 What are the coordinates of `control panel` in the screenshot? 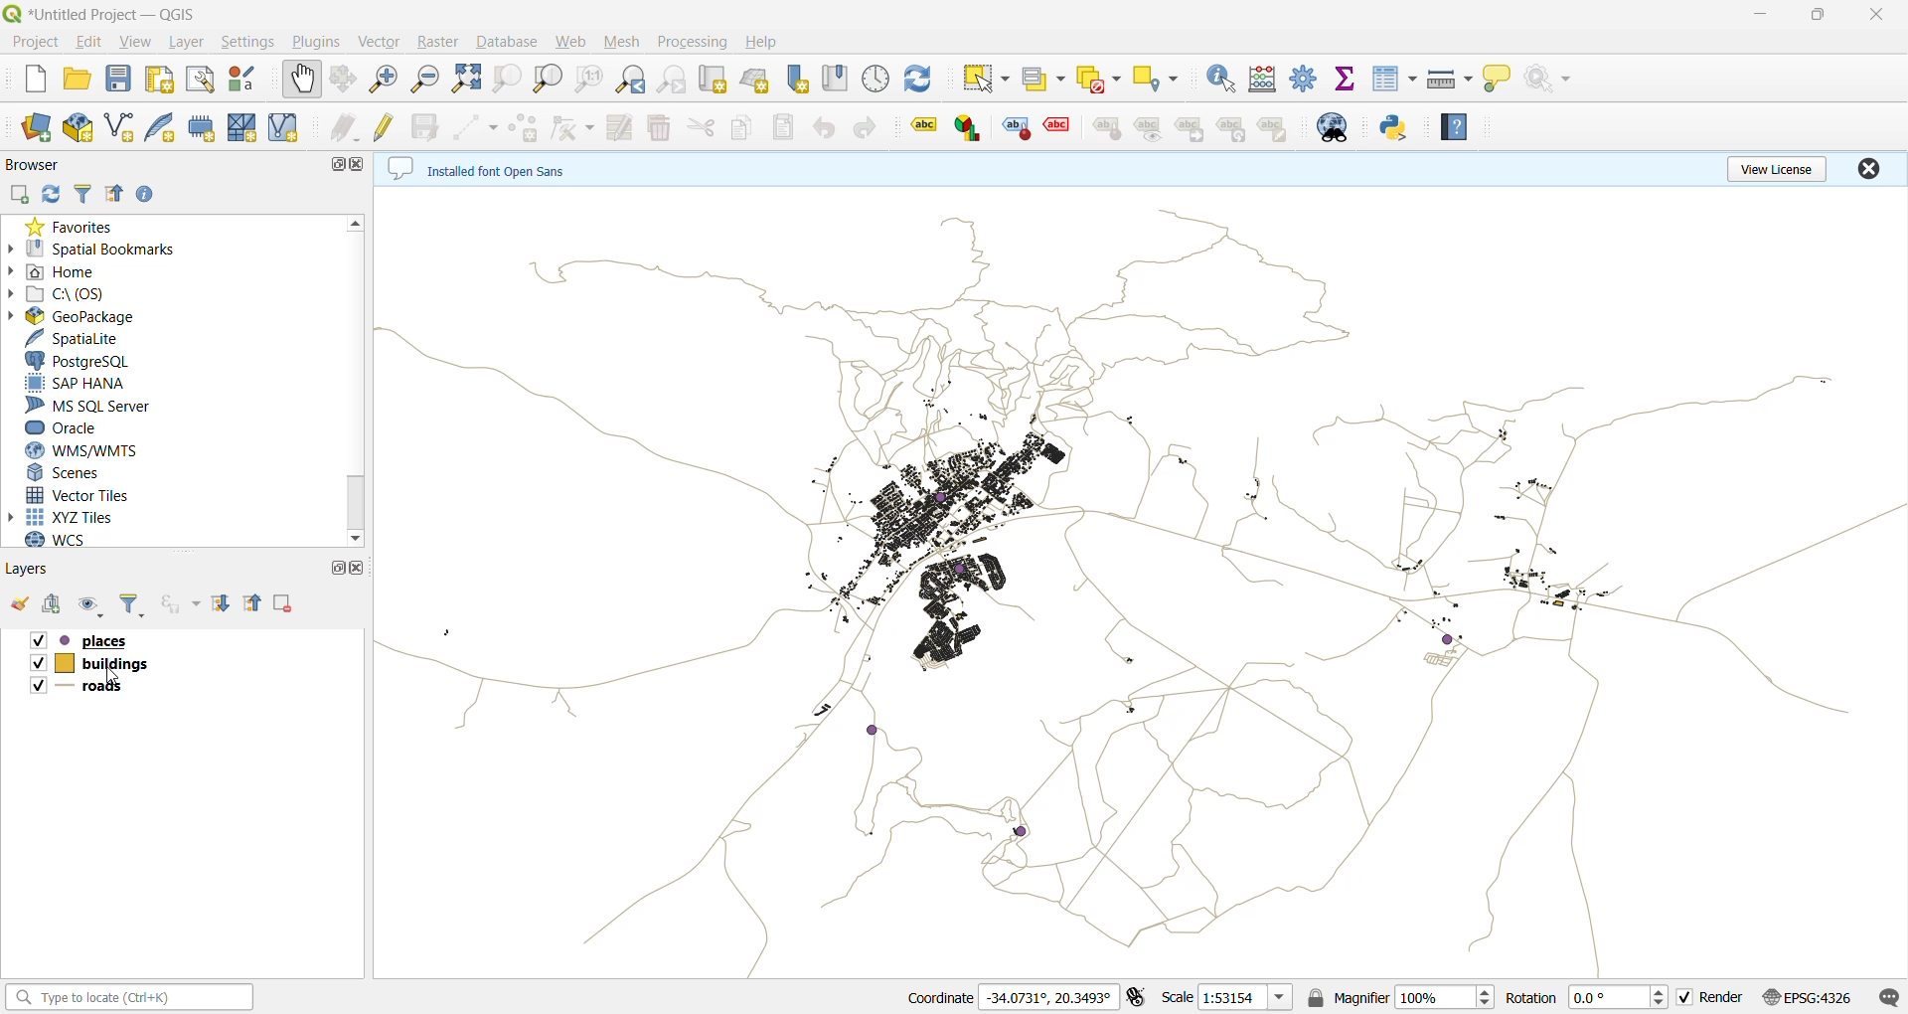 It's located at (876, 80).